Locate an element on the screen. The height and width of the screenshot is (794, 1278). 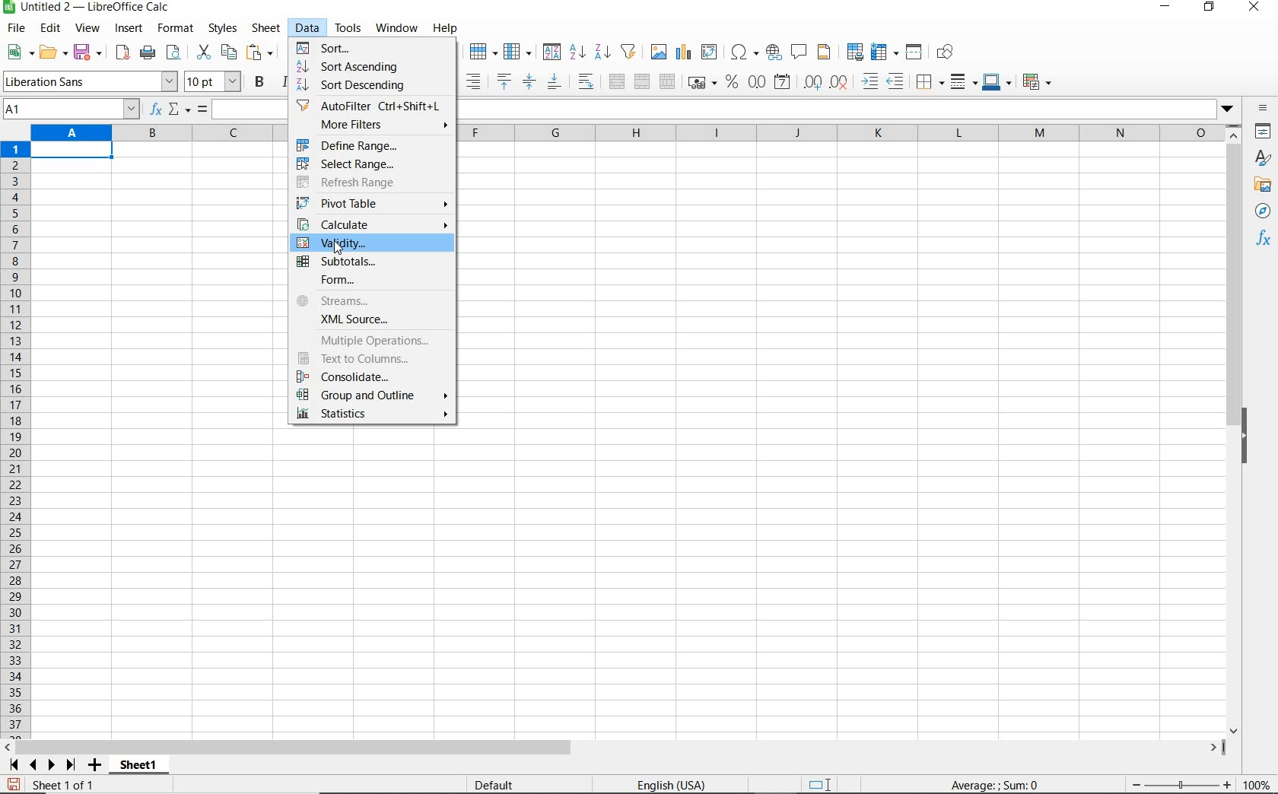
zoom out or zoom in is located at coordinates (1175, 784).